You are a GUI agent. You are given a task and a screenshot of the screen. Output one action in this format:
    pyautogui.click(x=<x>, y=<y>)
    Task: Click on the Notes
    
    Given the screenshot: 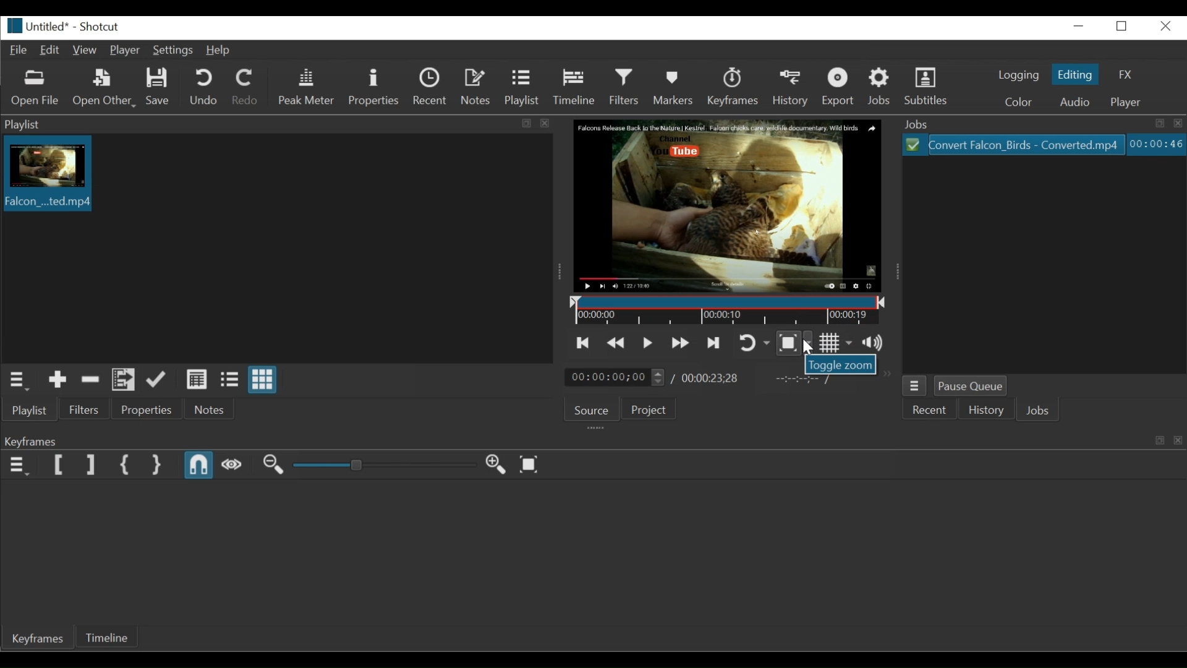 What is the action you would take?
    pyautogui.click(x=477, y=87)
    